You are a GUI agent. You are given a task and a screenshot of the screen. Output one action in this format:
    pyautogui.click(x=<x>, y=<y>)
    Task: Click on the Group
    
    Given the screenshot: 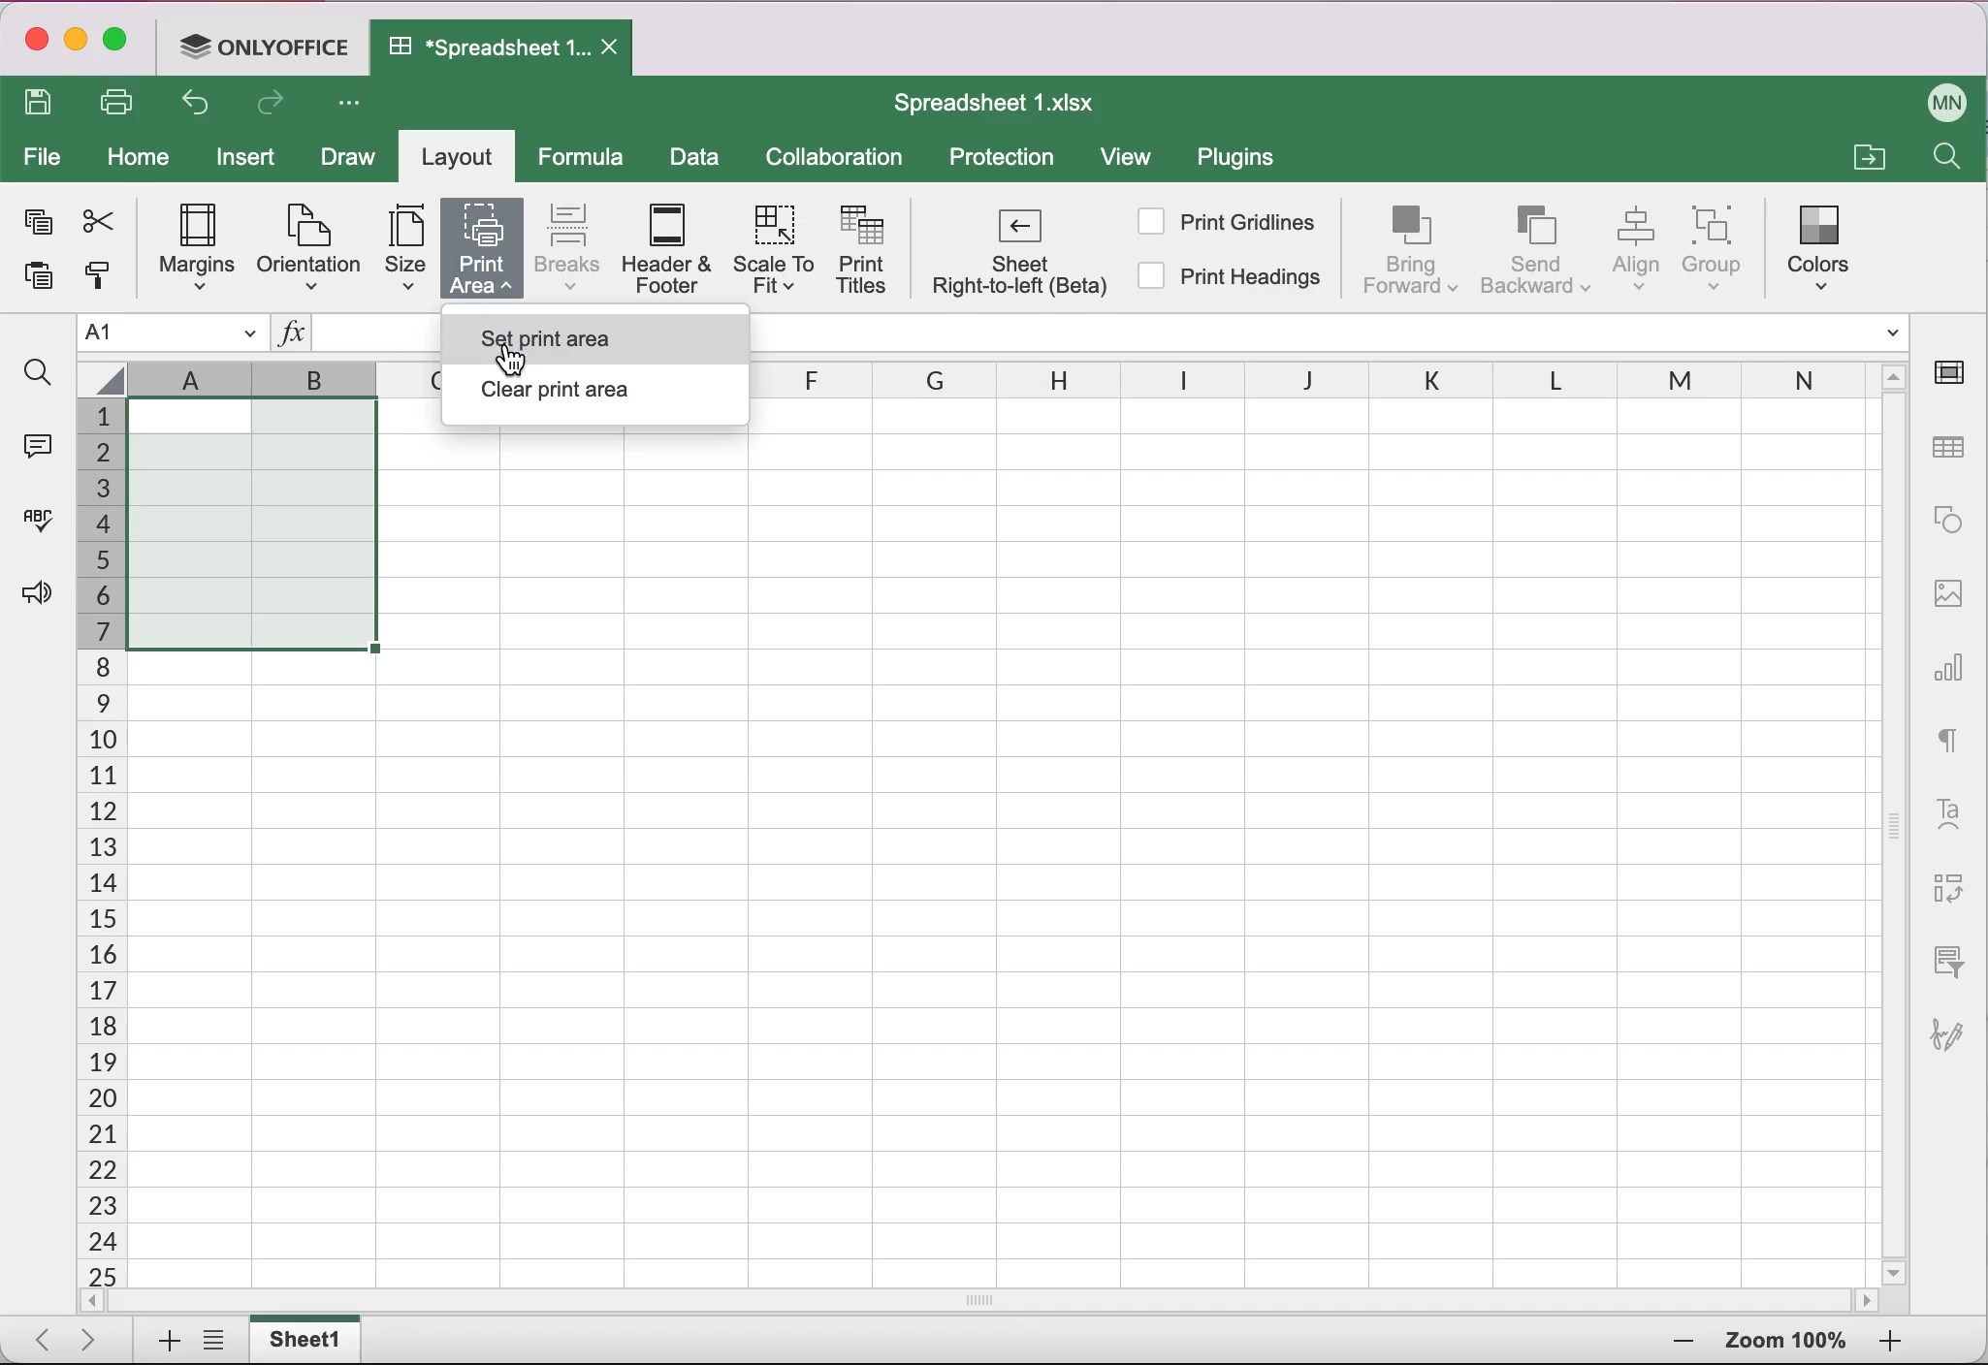 What is the action you would take?
    pyautogui.click(x=1723, y=248)
    